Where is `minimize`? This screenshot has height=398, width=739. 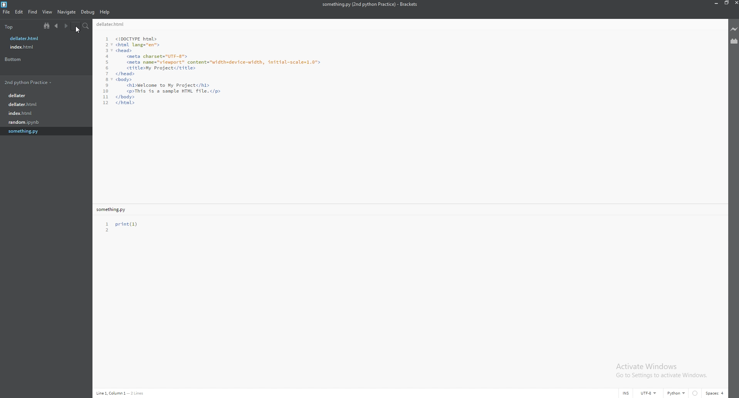 minimize is located at coordinates (715, 3).